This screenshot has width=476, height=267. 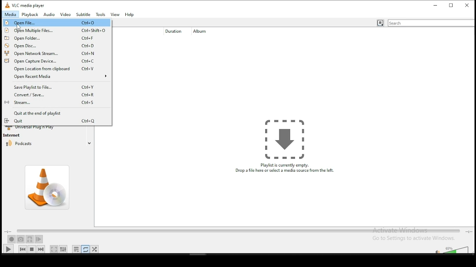 I want to click on vlc icon, so click(x=6, y=4).